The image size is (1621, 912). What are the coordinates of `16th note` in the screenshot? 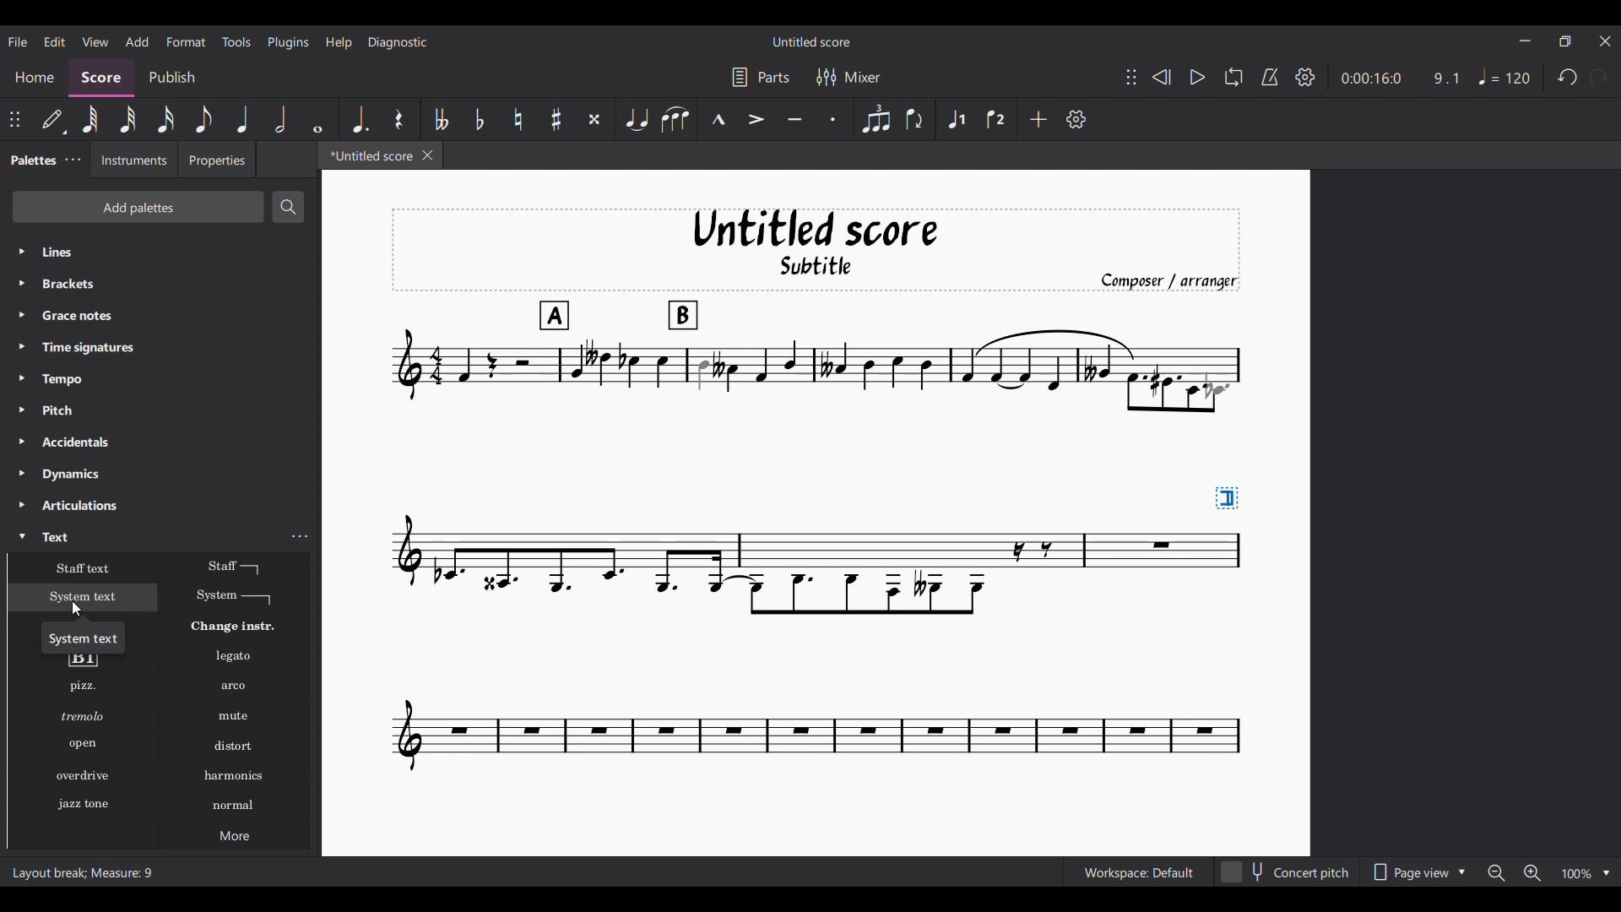 It's located at (165, 119).